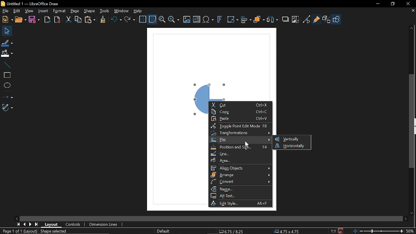  I want to click on Help, so click(140, 10).